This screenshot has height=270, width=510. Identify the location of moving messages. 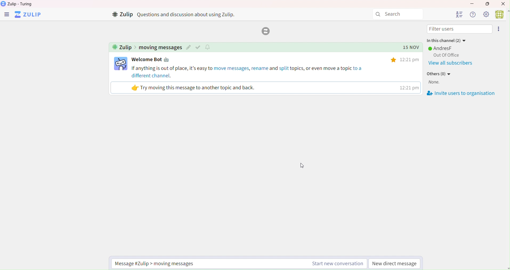
(160, 48).